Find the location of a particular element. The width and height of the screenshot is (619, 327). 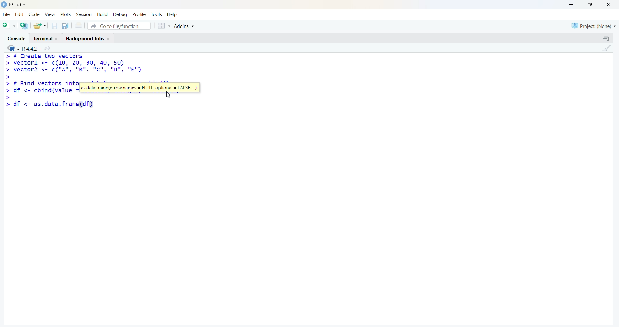

Plots is located at coordinates (65, 14).